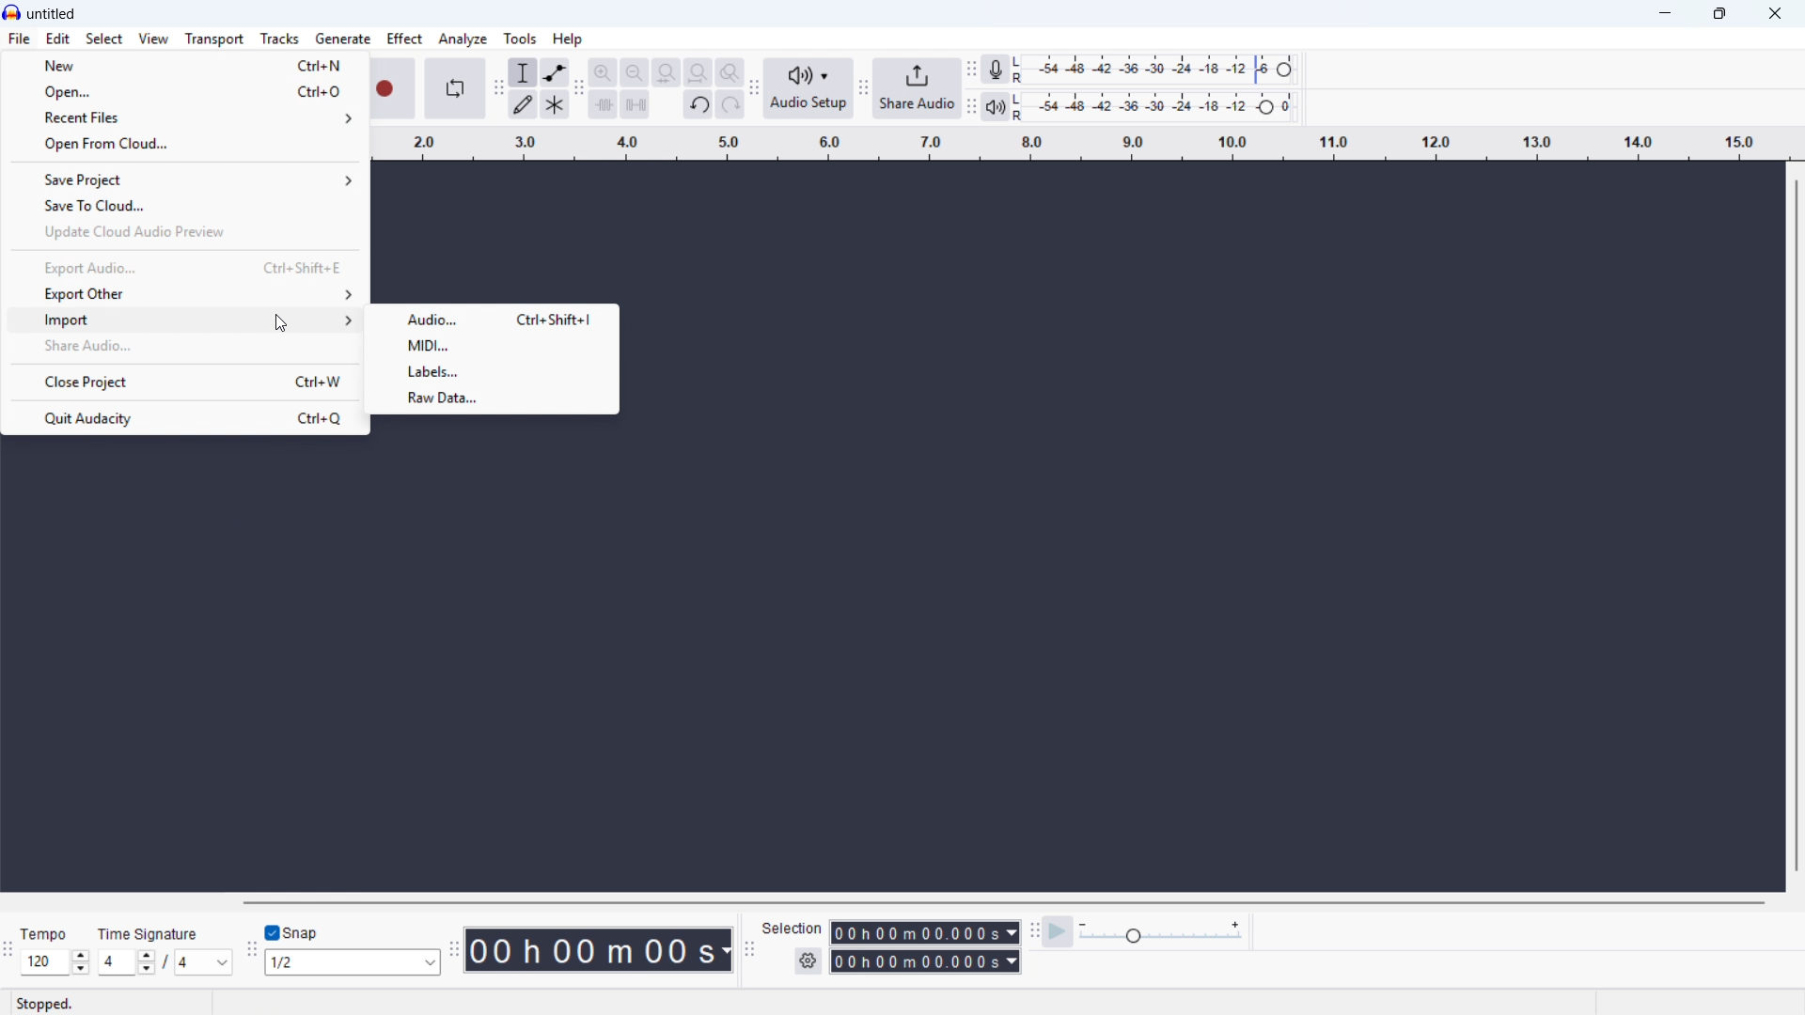  What do you see at coordinates (213, 39) in the screenshot?
I see `Transport ` at bounding box center [213, 39].